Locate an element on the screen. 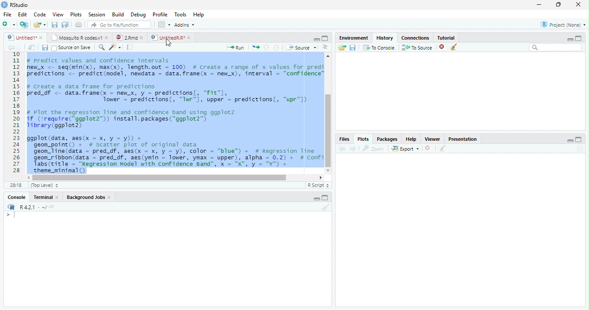  Zoom is located at coordinates (373, 149).